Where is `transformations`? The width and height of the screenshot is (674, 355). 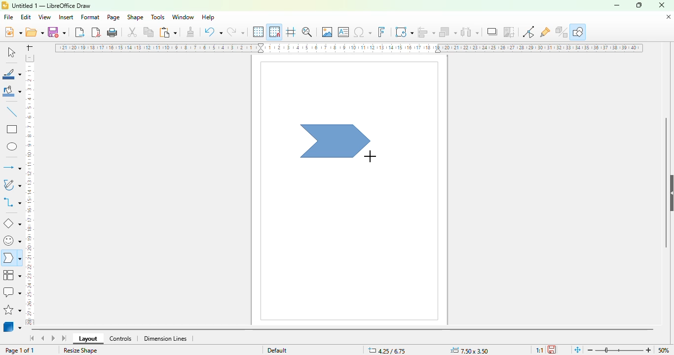 transformations is located at coordinates (404, 32).